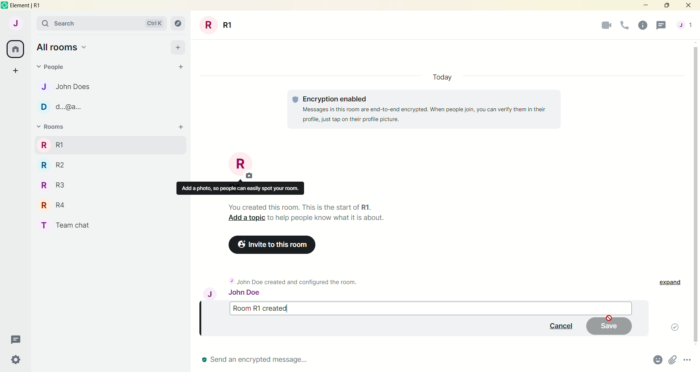 The height and width of the screenshot is (372, 700). Describe the element at coordinates (52, 69) in the screenshot. I see `people` at that location.